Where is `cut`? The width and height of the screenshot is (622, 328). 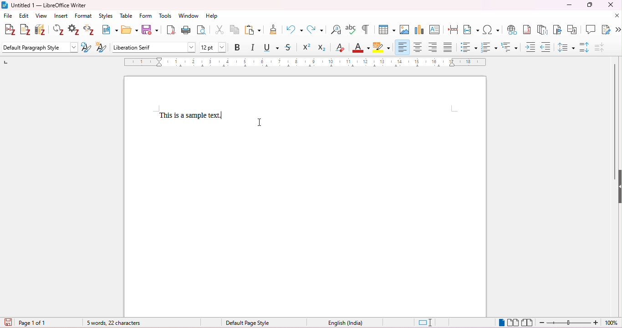
cut is located at coordinates (219, 30).